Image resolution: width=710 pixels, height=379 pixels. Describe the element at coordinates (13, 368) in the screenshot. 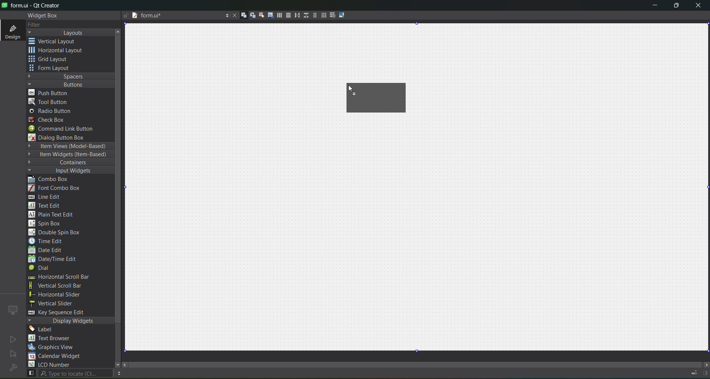

I see `no project loaded` at that location.